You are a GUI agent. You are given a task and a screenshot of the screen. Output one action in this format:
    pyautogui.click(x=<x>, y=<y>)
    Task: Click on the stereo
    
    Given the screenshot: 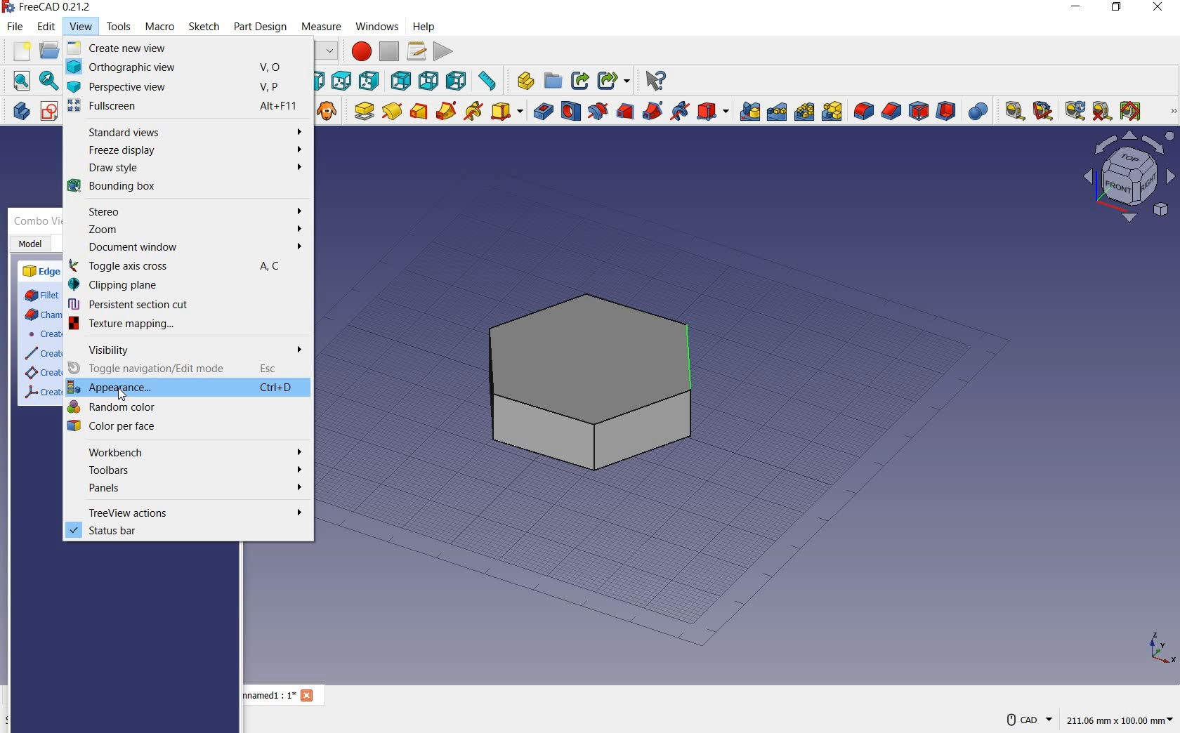 What is the action you would take?
    pyautogui.click(x=192, y=211)
    